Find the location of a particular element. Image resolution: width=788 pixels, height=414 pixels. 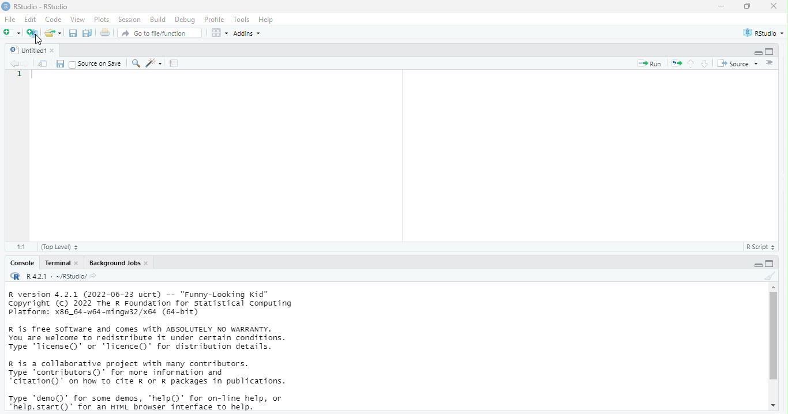

source on save is located at coordinates (95, 64).